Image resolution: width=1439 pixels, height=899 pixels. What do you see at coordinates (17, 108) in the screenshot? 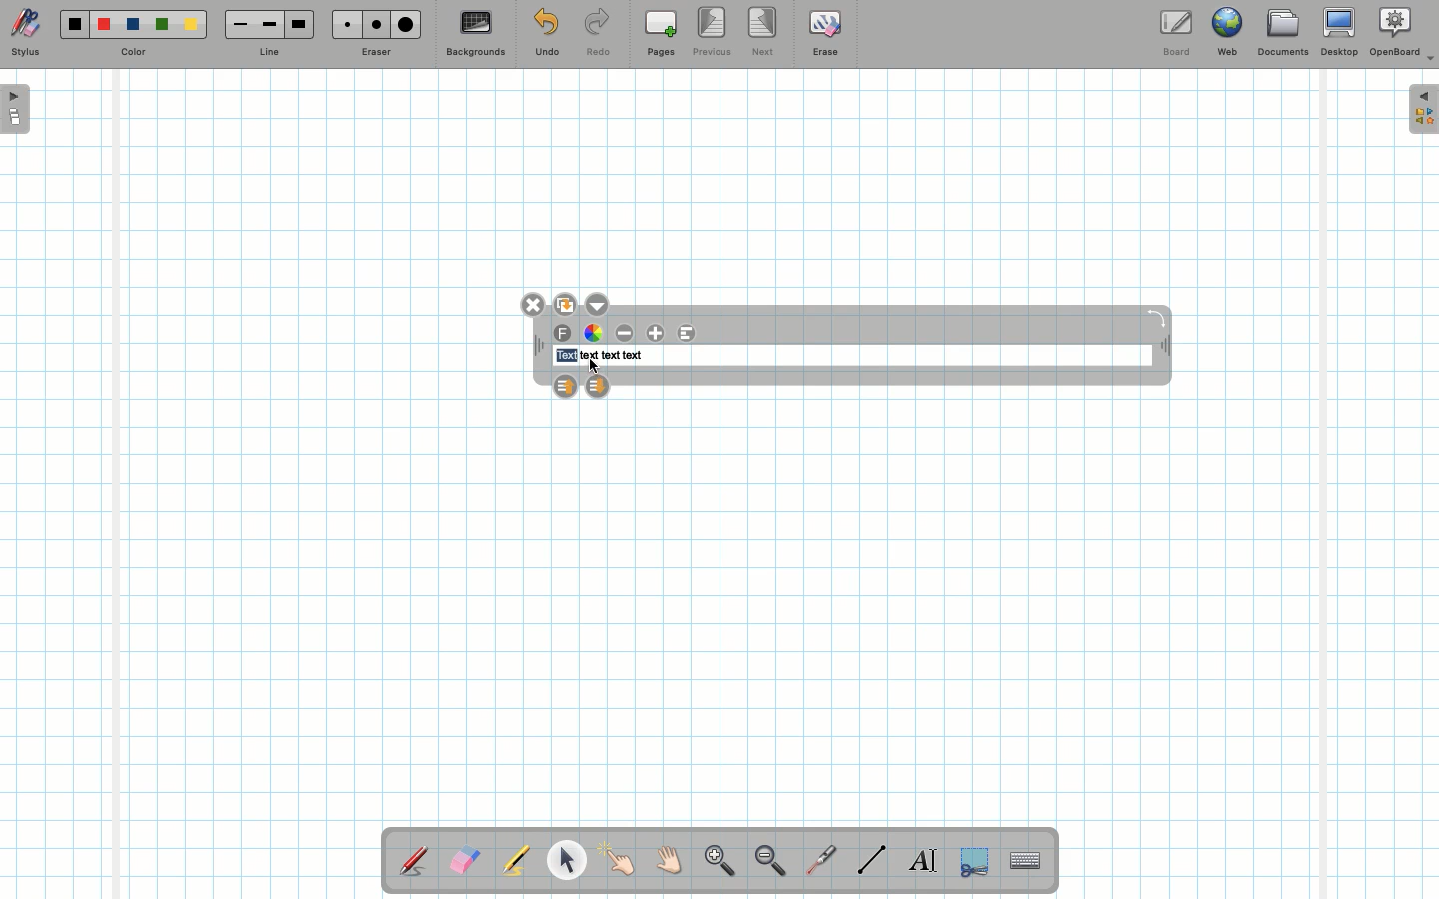
I see `Open pages` at bounding box center [17, 108].